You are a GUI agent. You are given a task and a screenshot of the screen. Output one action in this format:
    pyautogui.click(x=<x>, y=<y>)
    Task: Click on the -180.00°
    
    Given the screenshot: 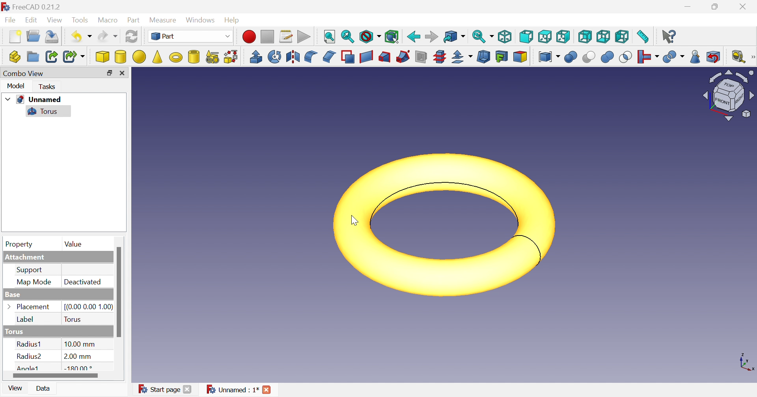 What is the action you would take?
    pyautogui.click(x=79, y=368)
    